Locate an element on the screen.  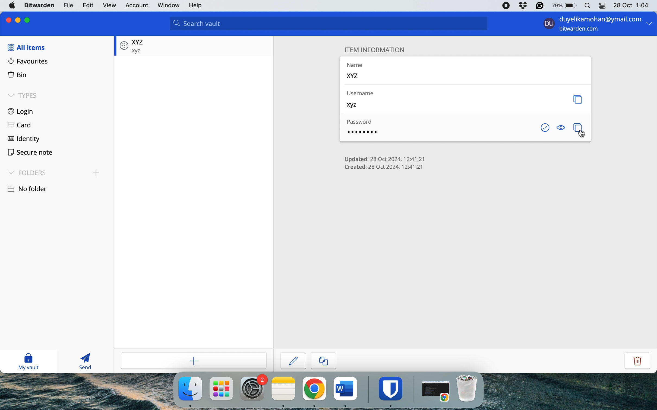
launchpad is located at coordinates (221, 388).